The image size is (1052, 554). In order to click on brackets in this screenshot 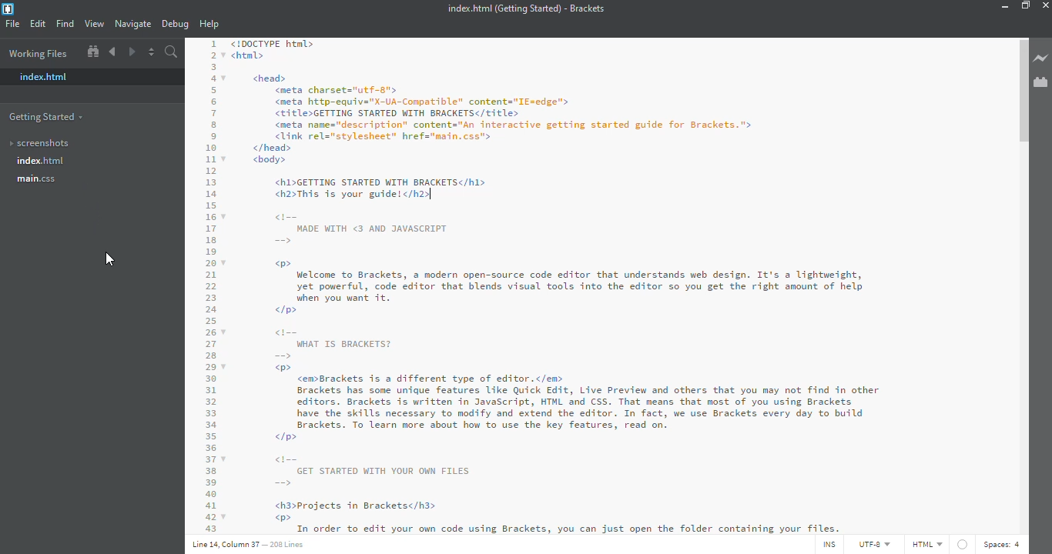, I will do `click(8, 9)`.